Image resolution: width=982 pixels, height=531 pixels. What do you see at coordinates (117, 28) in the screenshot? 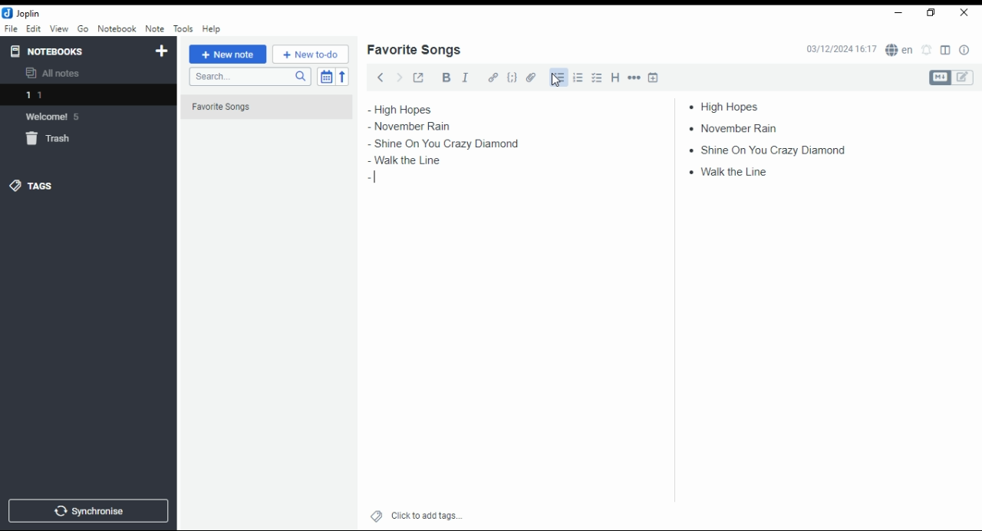
I see `notebook` at bounding box center [117, 28].